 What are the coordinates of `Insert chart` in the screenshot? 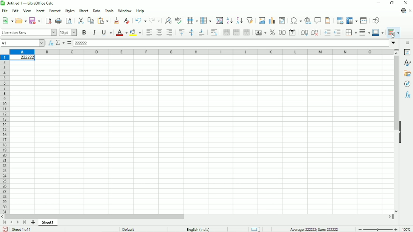 It's located at (272, 20).